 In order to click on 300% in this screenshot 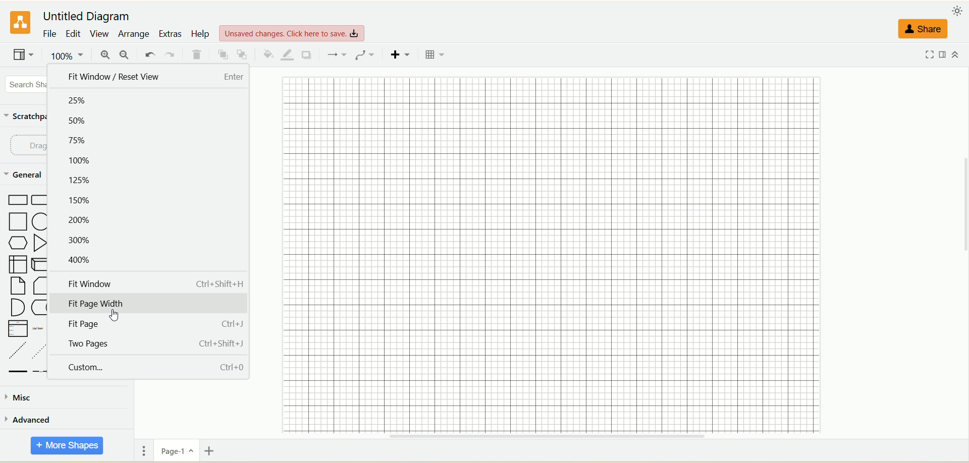, I will do `click(78, 242)`.